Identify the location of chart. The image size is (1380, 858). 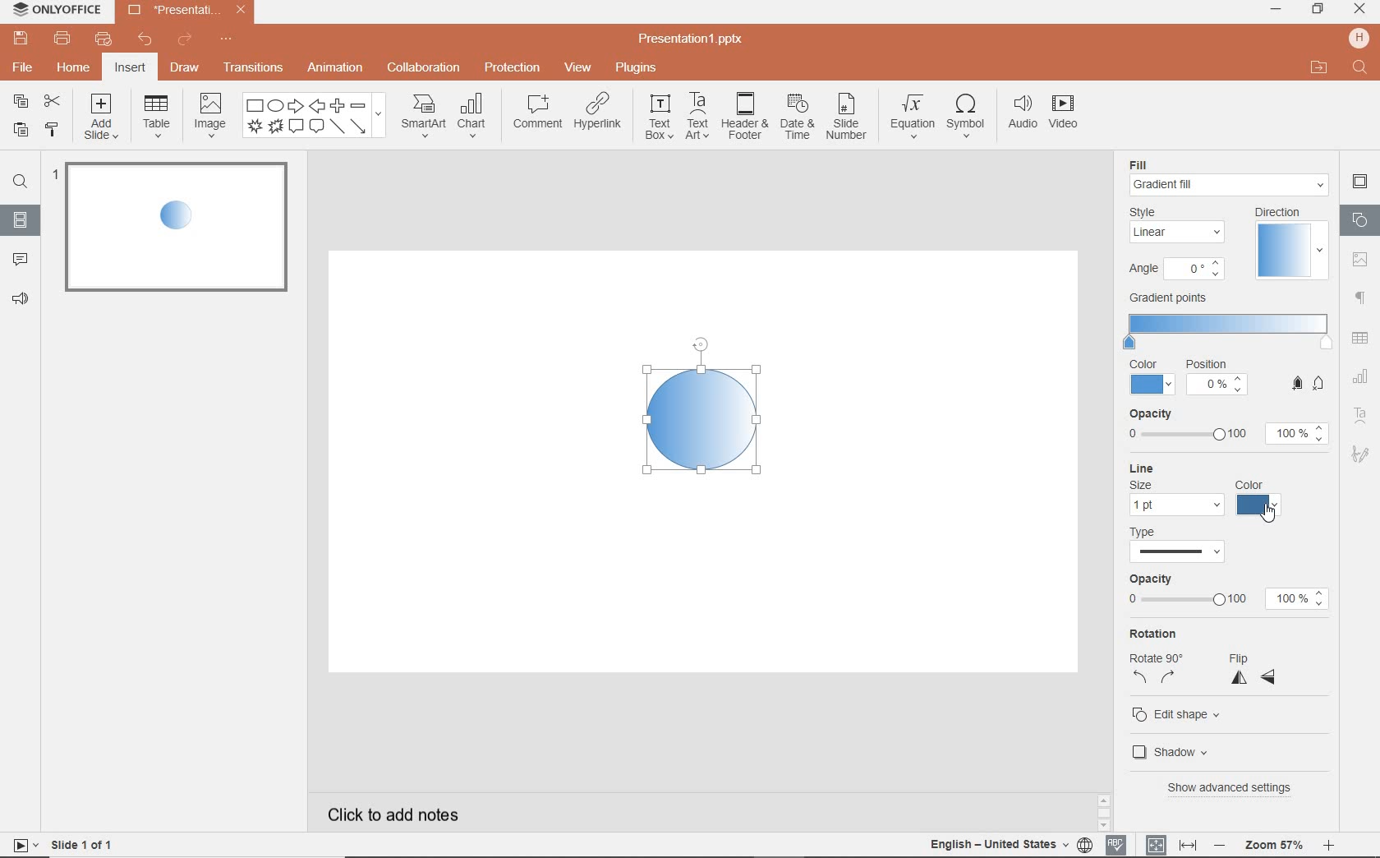
(473, 117).